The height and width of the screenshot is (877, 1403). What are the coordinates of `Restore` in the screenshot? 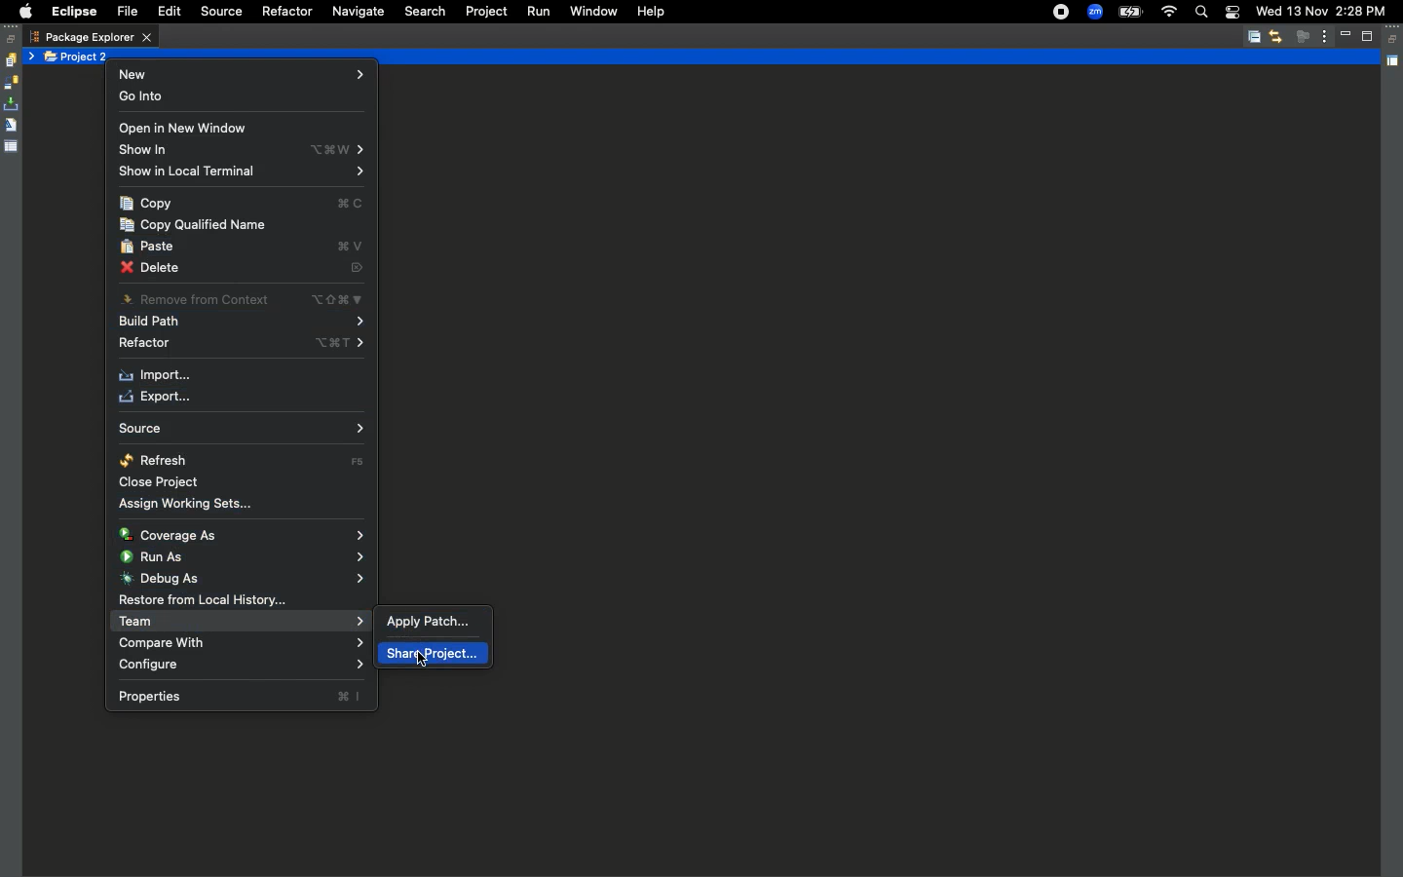 It's located at (1394, 40).